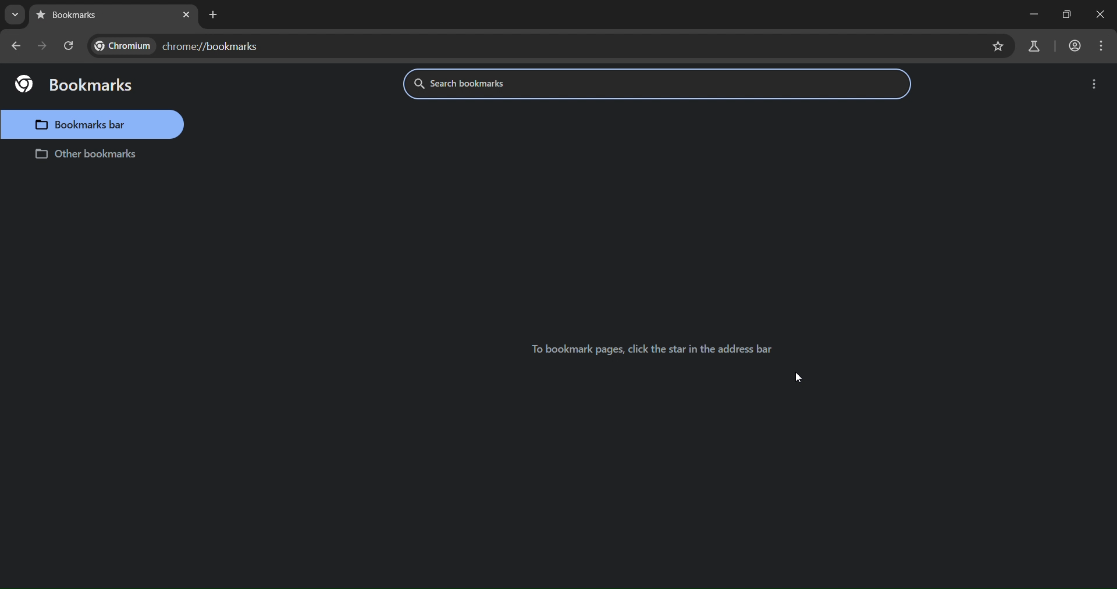 Image resolution: width=1117 pixels, height=589 pixels. What do you see at coordinates (94, 124) in the screenshot?
I see `bookmarks bar` at bounding box center [94, 124].